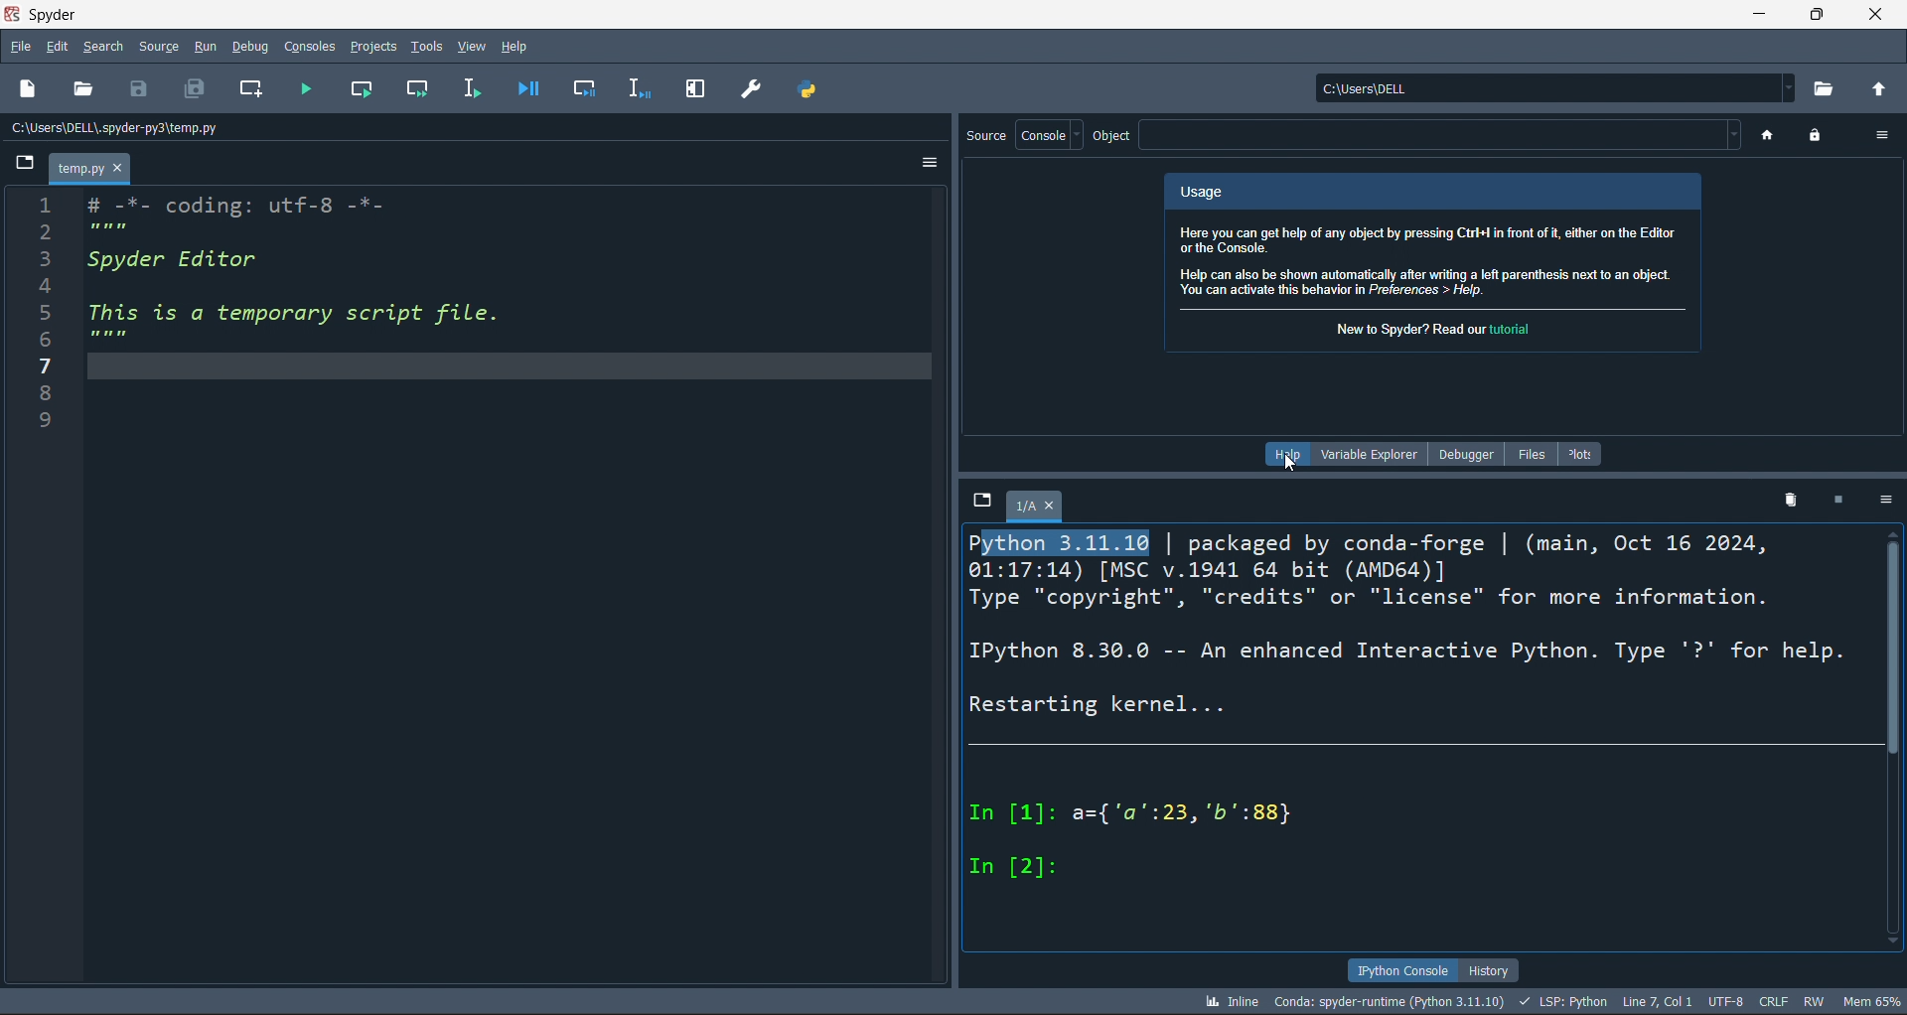 This screenshot has height=1015, width=1907. What do you see at coordinates (1582, 453) in the screenshot?
I see `plots` at bounding box center [1582, 453].